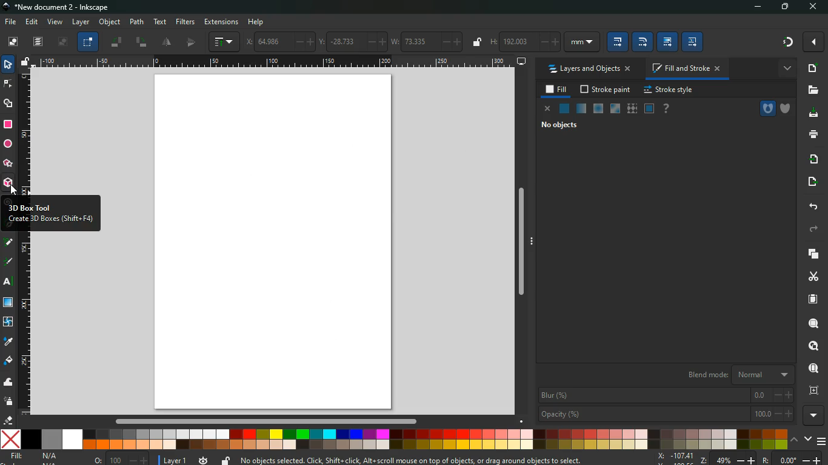 The width and height of the screenshot is (828, 465). I want to click on o, so click(119, 459).